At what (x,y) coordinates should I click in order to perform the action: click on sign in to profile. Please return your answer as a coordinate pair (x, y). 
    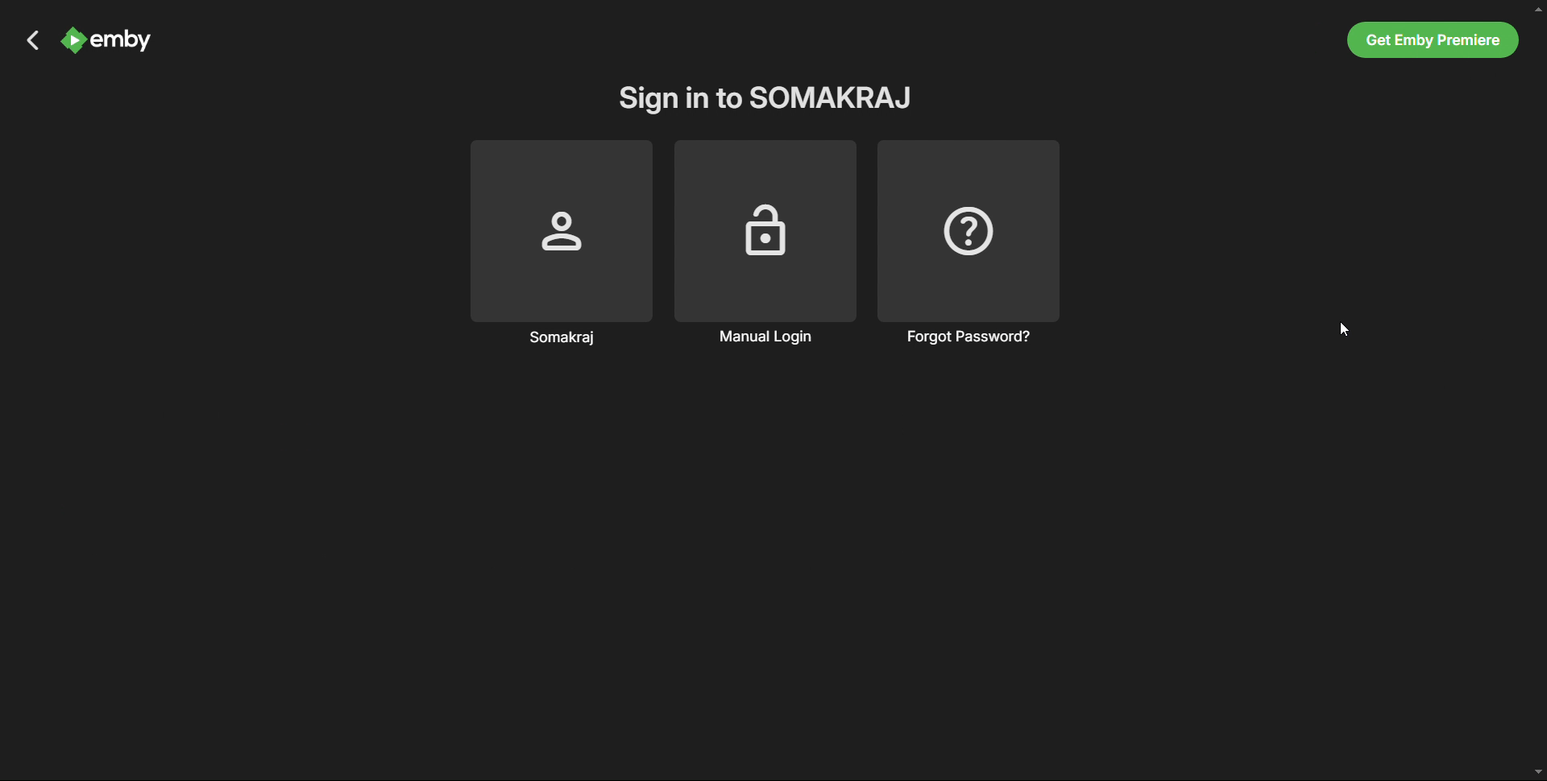
    Looking at the image, I should click on (763, 97).